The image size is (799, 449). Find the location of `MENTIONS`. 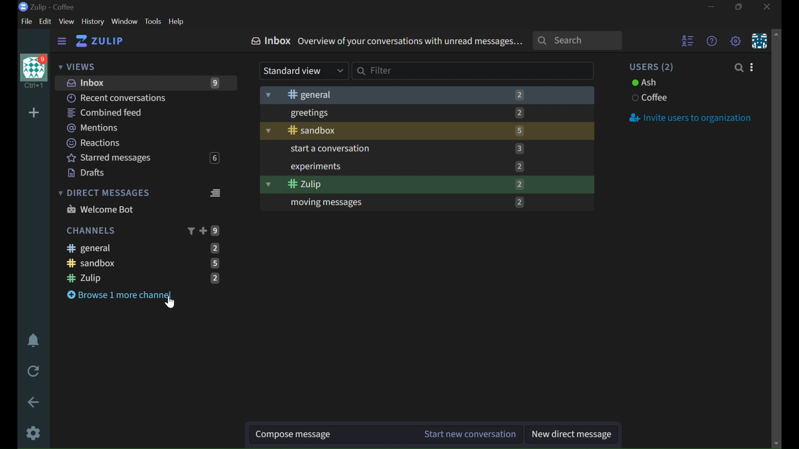

MENTIONS is located at coordinates (130, 128).